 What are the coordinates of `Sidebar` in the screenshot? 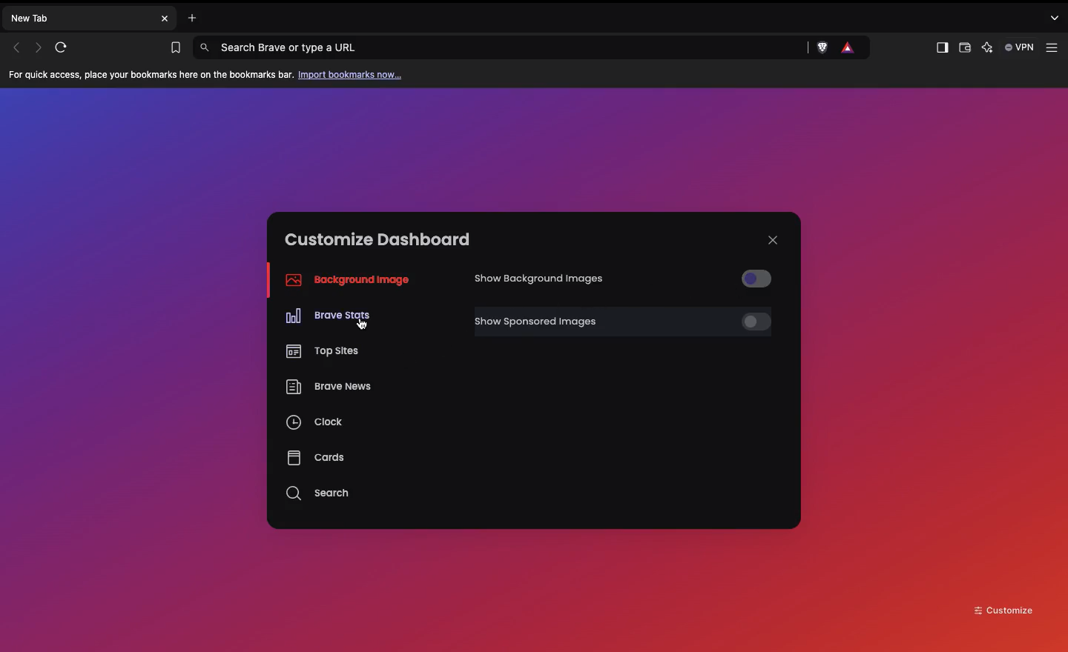 It's located at (940, 48).